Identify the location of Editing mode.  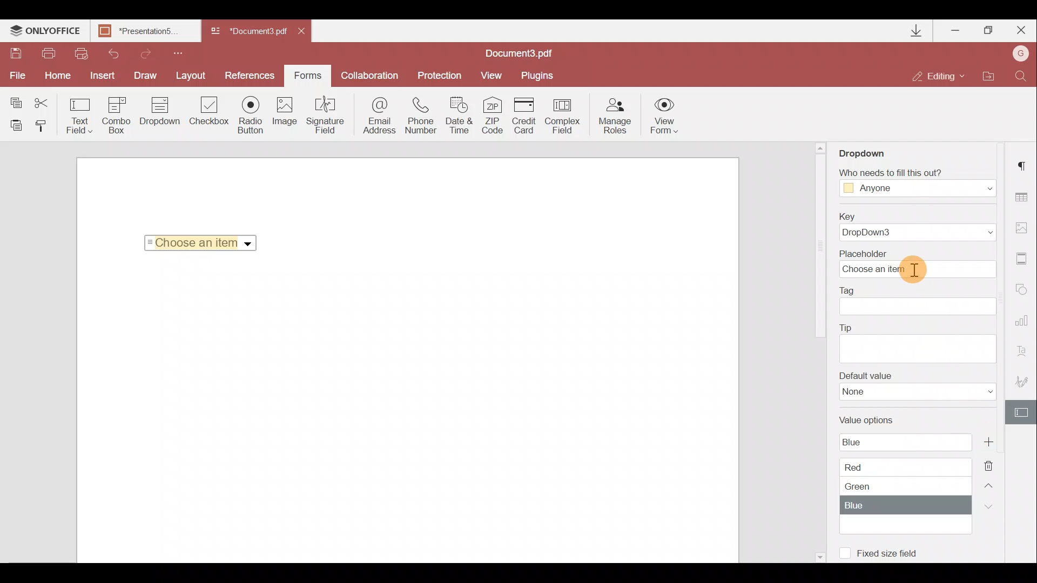
(939, 77).